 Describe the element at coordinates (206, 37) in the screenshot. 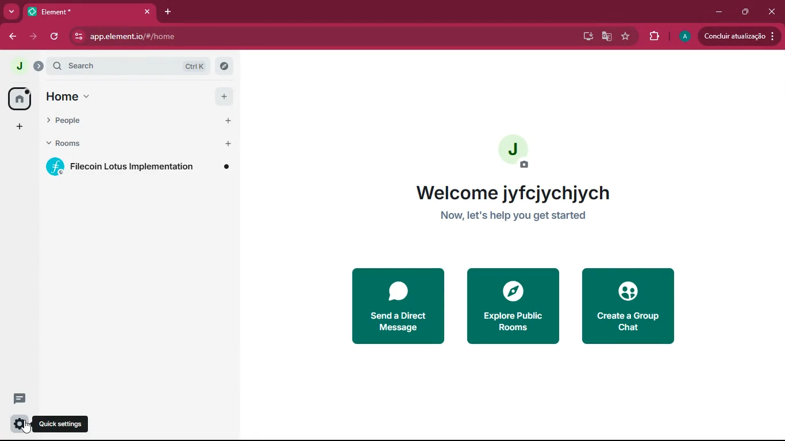

I see `app.element.io/#/home` at that location.